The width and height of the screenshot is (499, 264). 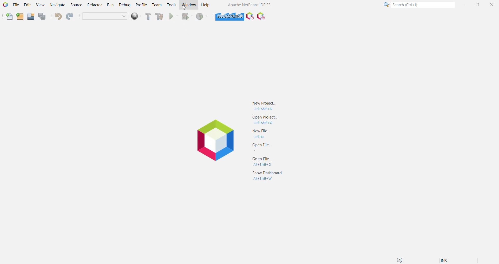 What do you see at coordinates (8, 17) in the screenshot?
I see `New File` at bounding box center [8, 17].